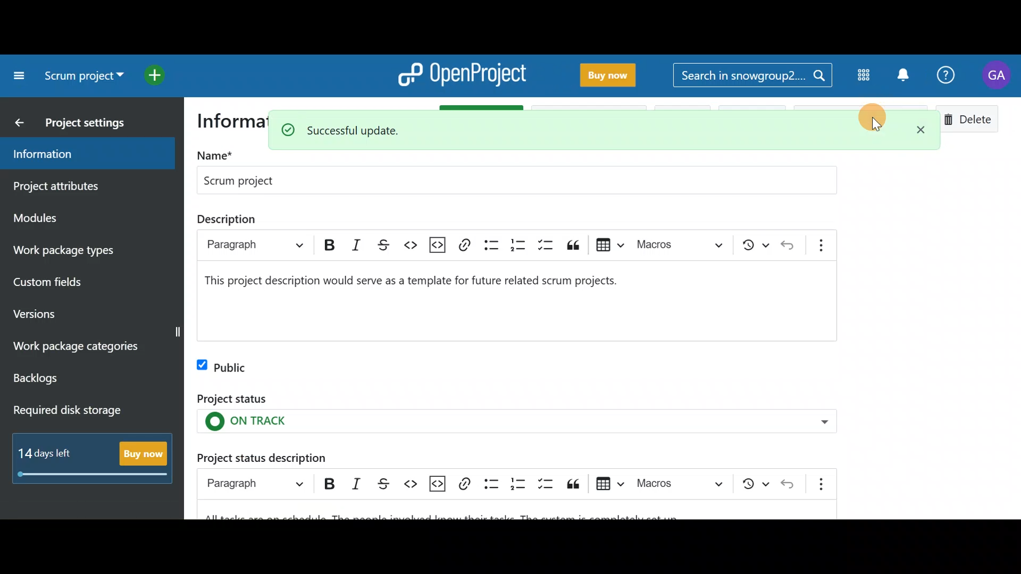  What do you see at coordinates (227, 220) in the screenshot?
I see `description` at bounding box center [227, 220].